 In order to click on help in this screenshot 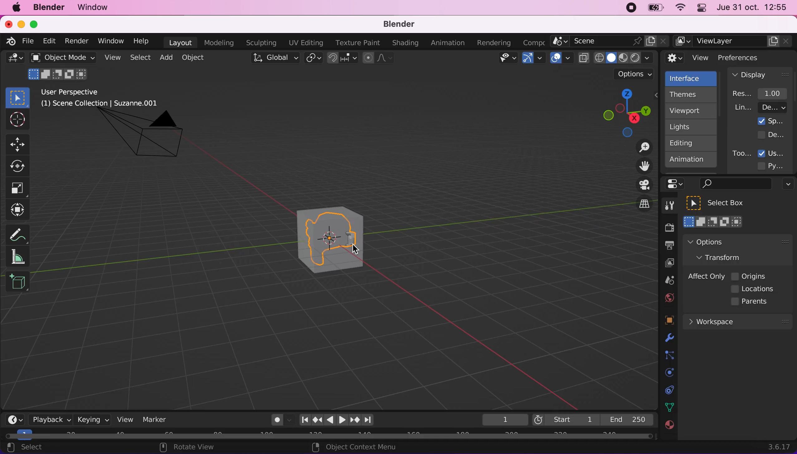, I will do `click(142, 41)`.